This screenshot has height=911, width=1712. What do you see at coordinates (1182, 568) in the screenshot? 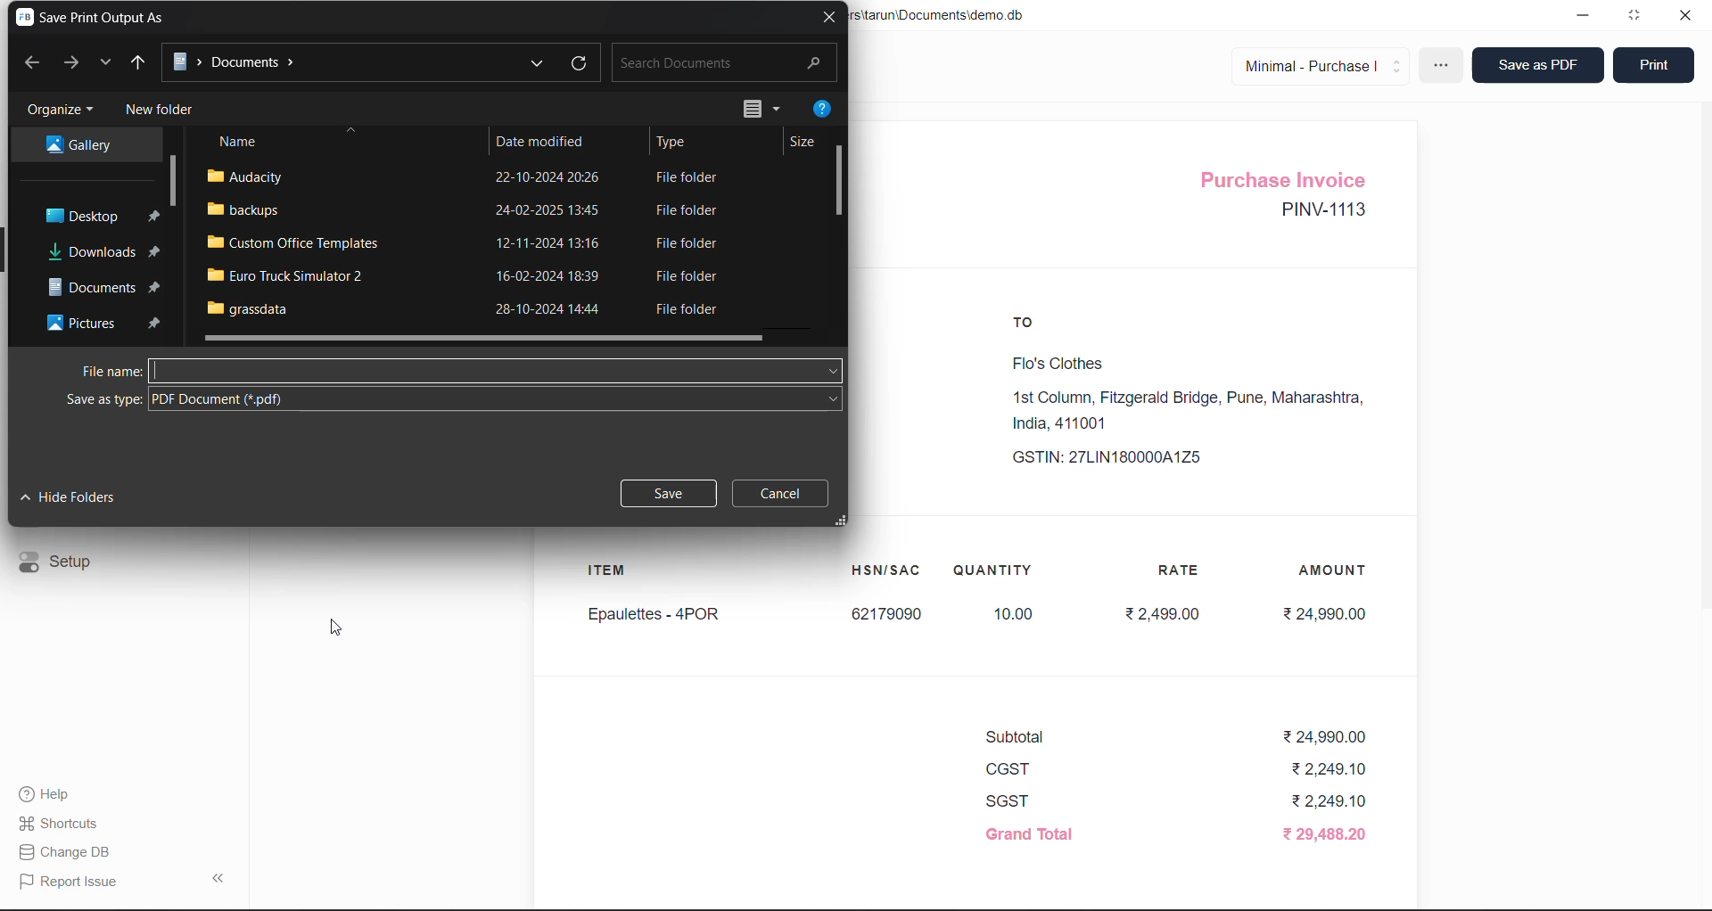
I see `RATE` at bounding box center [1182, 568].